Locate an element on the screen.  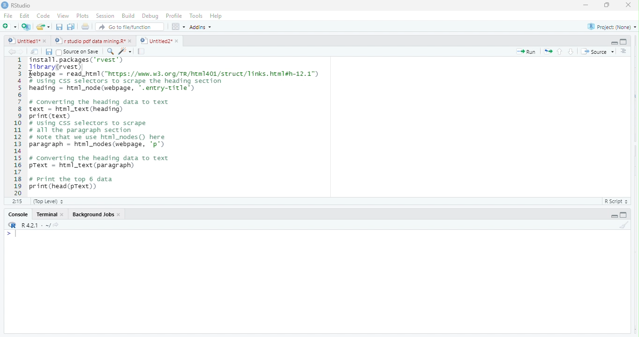
terminal is located at coordinates (48, 214).